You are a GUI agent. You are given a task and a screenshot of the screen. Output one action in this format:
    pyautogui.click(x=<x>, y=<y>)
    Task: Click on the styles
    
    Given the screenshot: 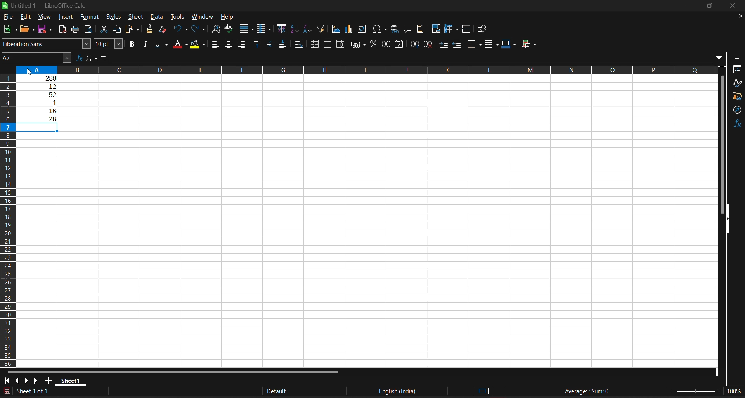 What is the action you would take?
    pyautogui.click(x=738, y=83)
    